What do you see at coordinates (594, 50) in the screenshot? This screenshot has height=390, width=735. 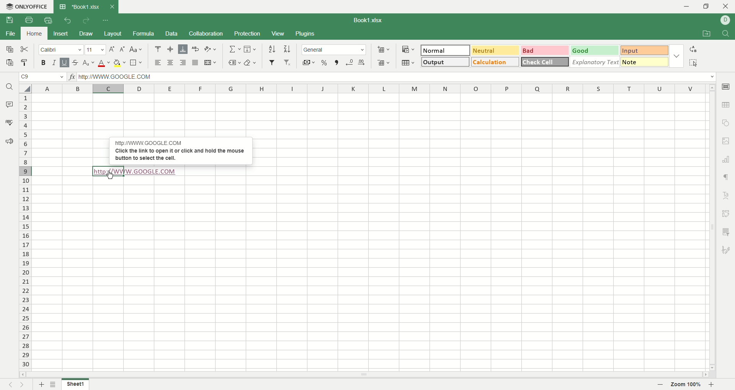 I see `good` at bounding box center [594, 50].